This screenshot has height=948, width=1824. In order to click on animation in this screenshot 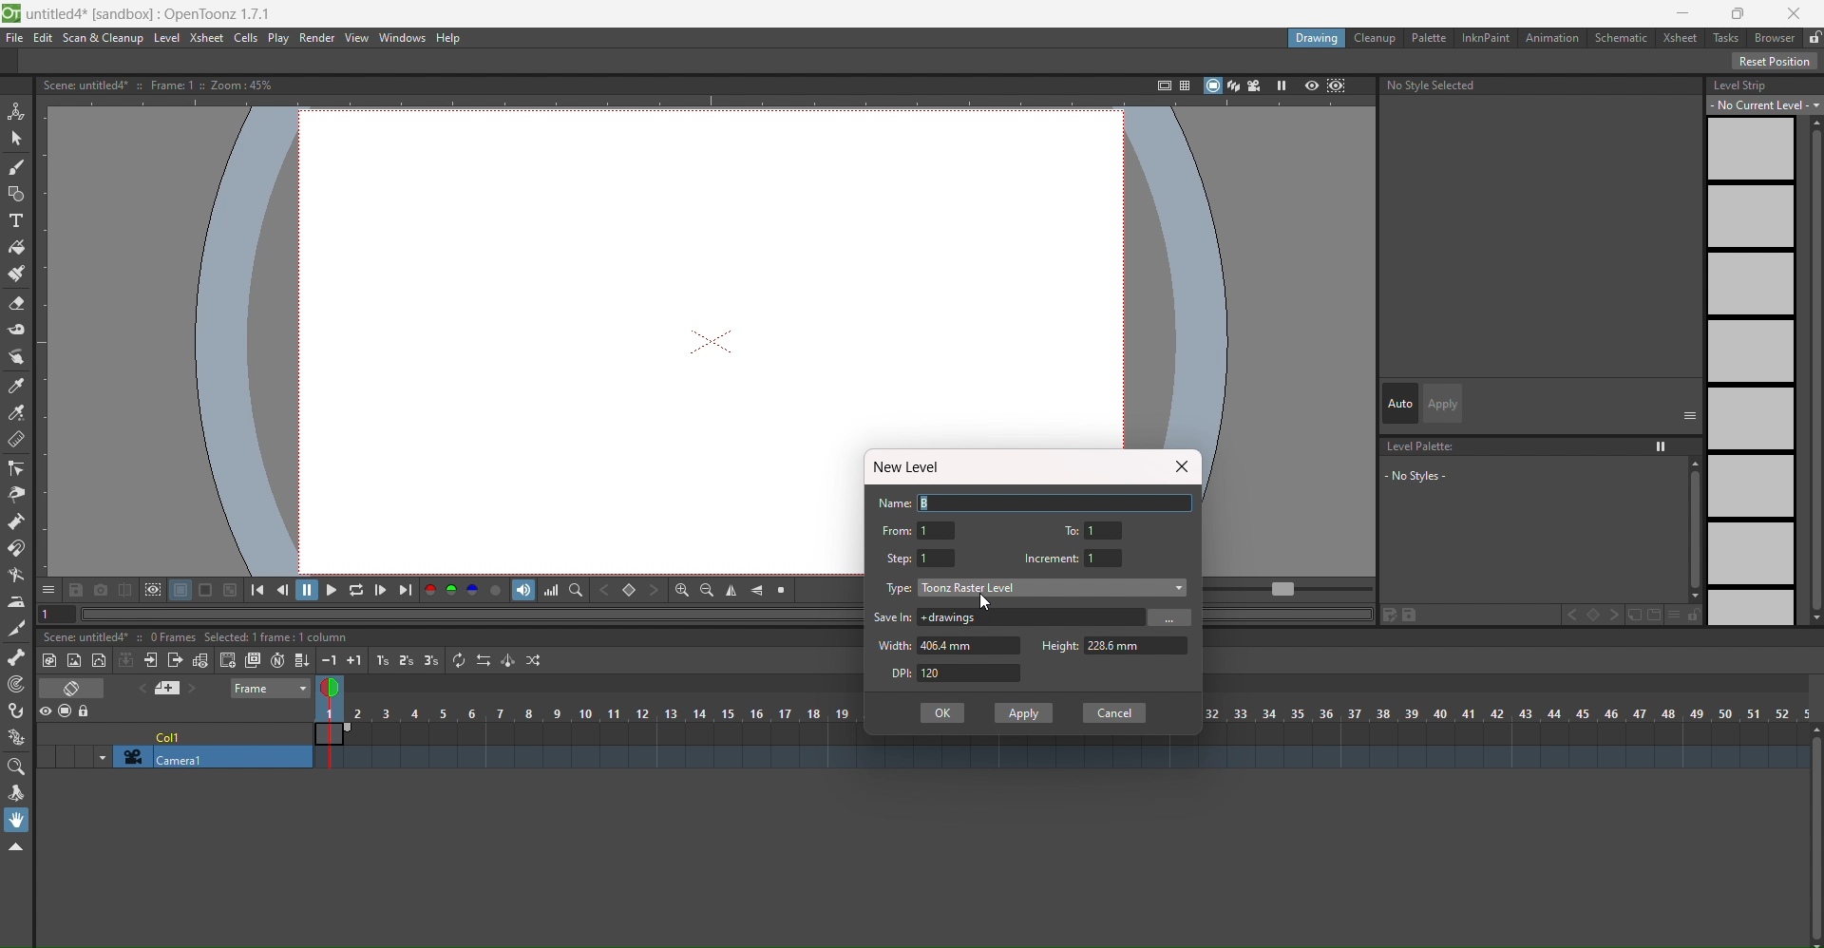, I will do `click(1553, 38)`.